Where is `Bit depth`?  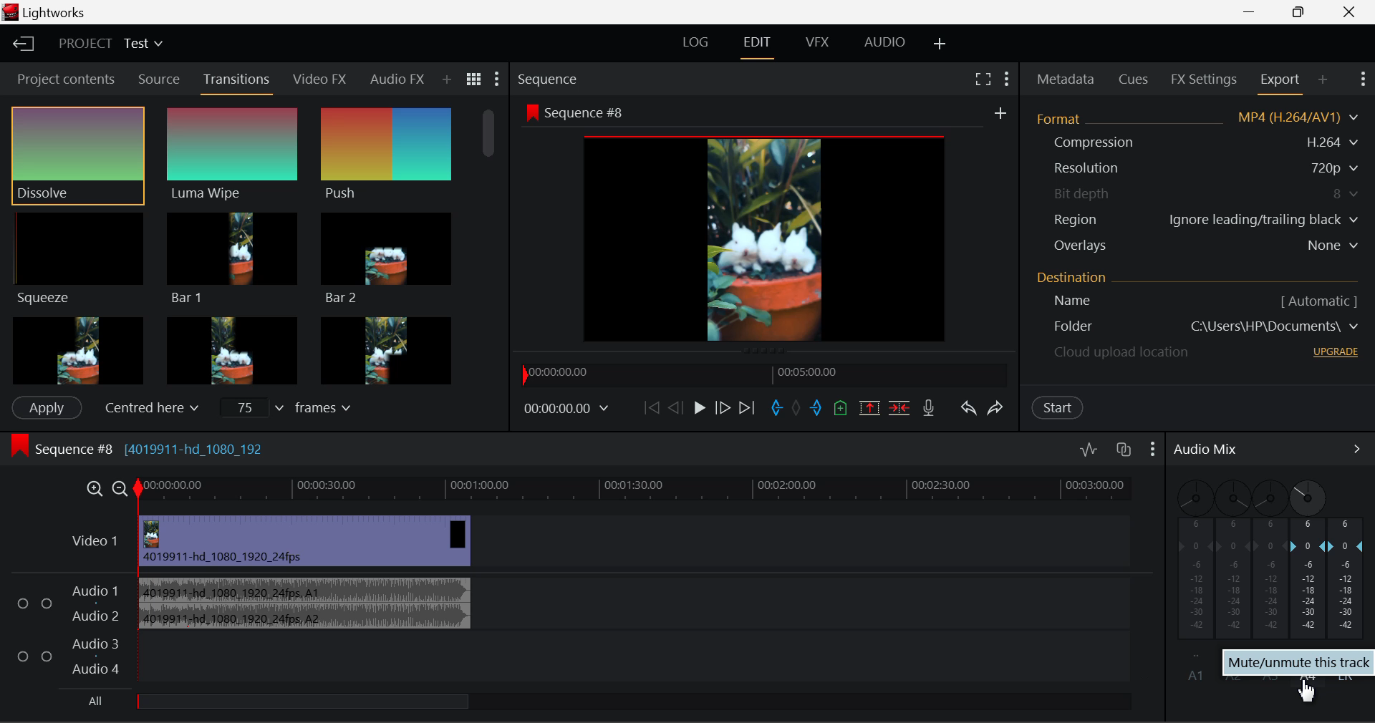
Bit depth is located at coordinates (1196, 194).